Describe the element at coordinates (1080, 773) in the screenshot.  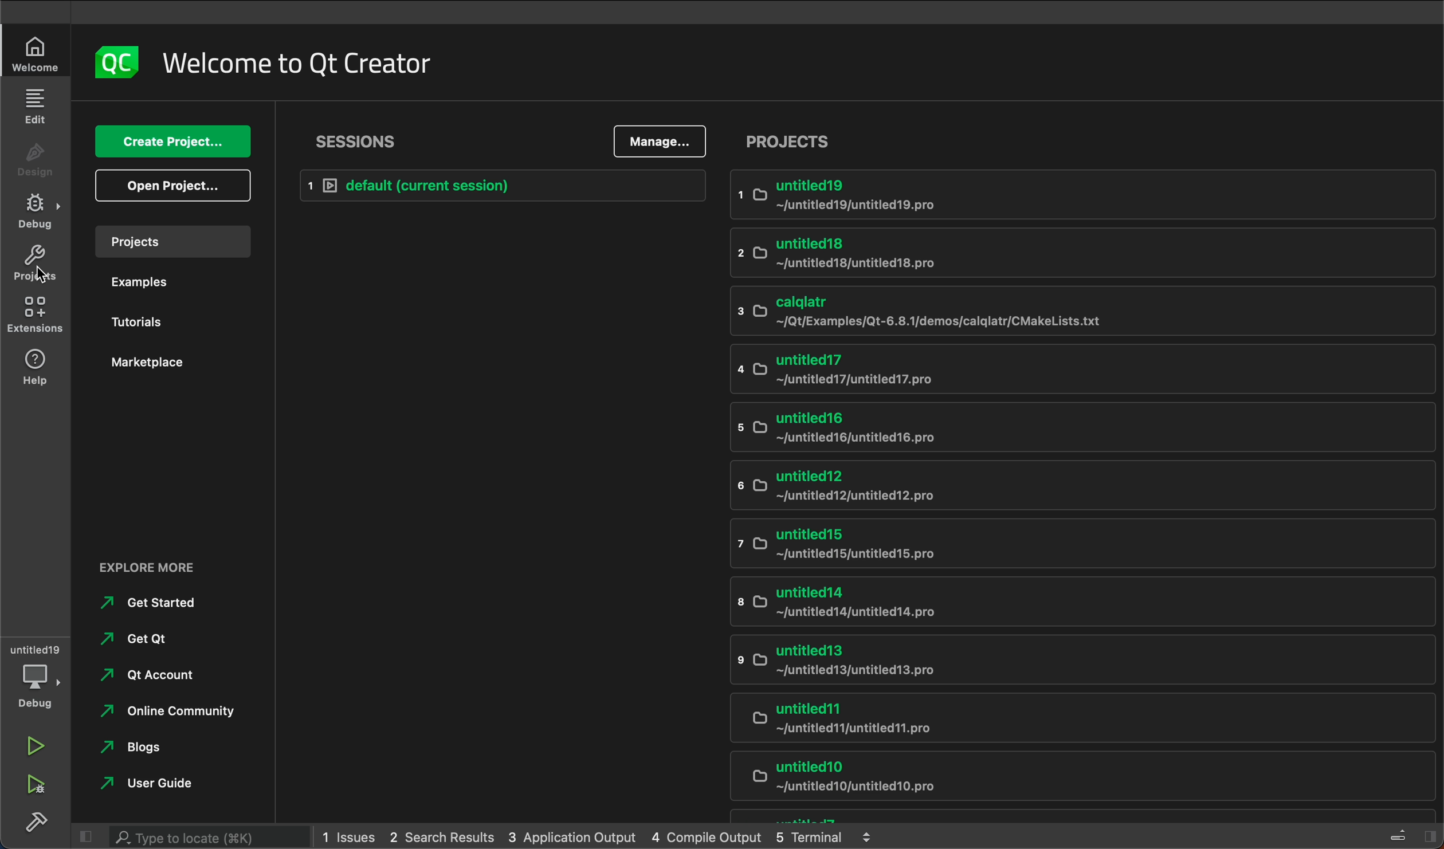
I see `untitled10` at that location.